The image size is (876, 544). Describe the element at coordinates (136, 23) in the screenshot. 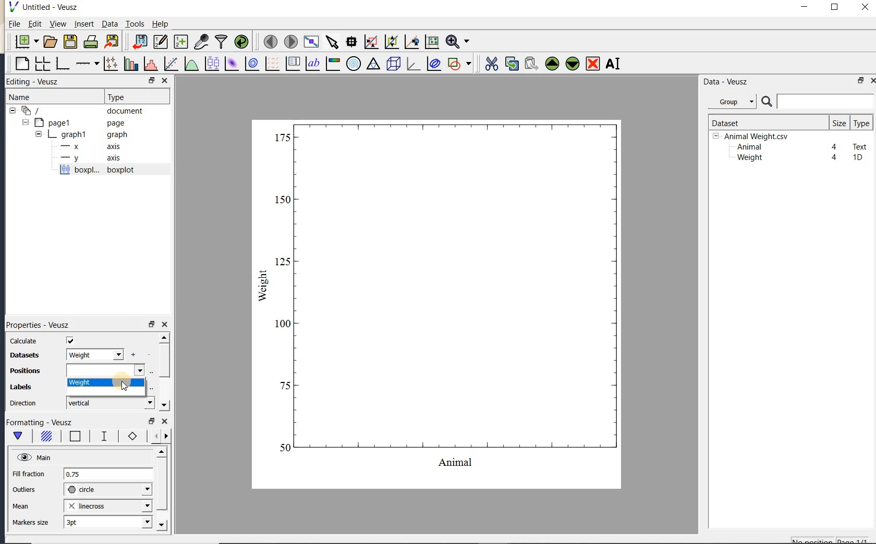

I see `Tools` at that location.